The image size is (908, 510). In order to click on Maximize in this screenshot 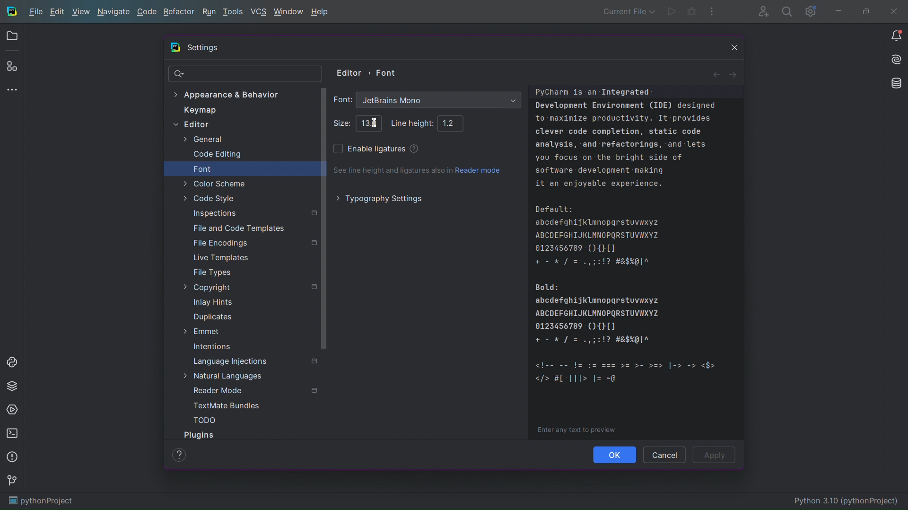, I will do `click(864, 11)`.